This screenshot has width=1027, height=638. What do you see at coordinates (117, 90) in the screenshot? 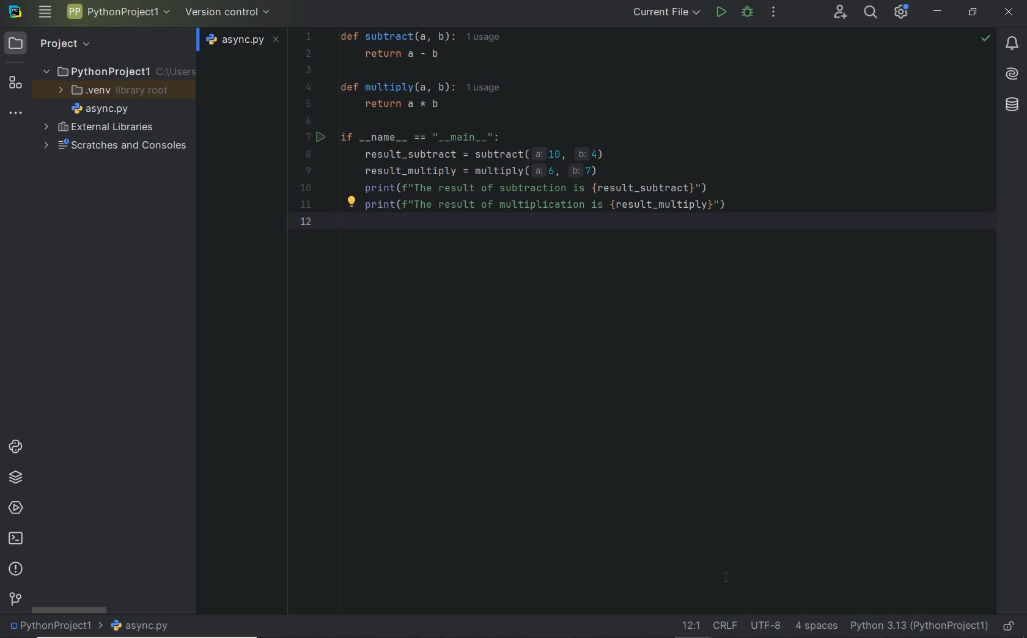
I see `.venv` at bounding box center [117, 90].